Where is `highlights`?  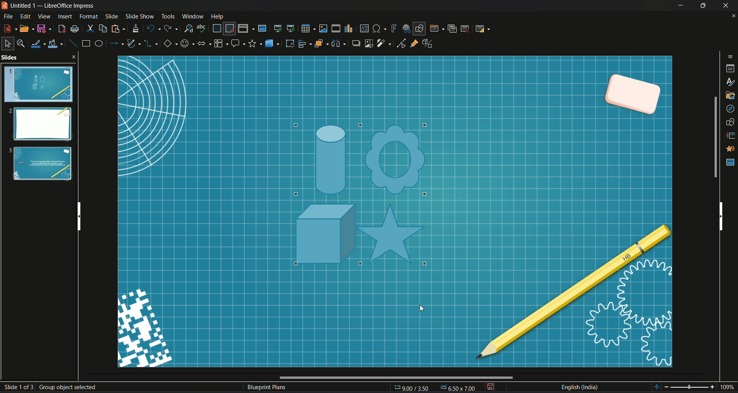
highlights is located at coordinates (359, 190).